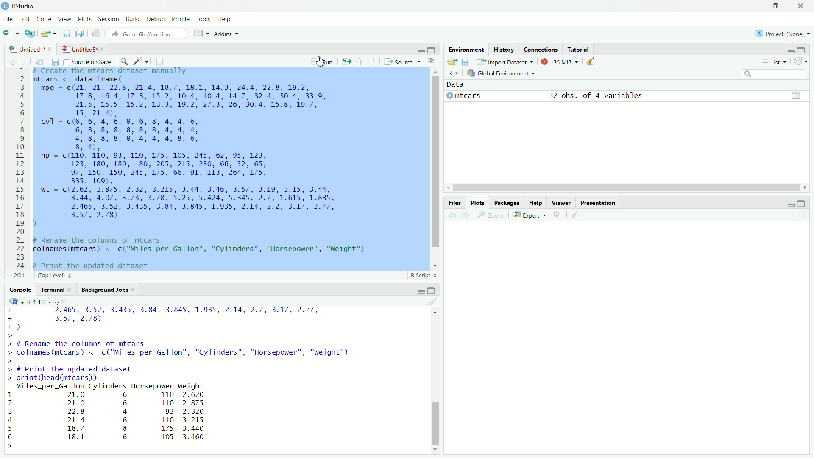 Image resolution: width=814 pixels, height=458 pixels. What do you see at coordinates (559, 62) in the screenshot?
I see `133MiB ~` at bounding box center [559, 62].